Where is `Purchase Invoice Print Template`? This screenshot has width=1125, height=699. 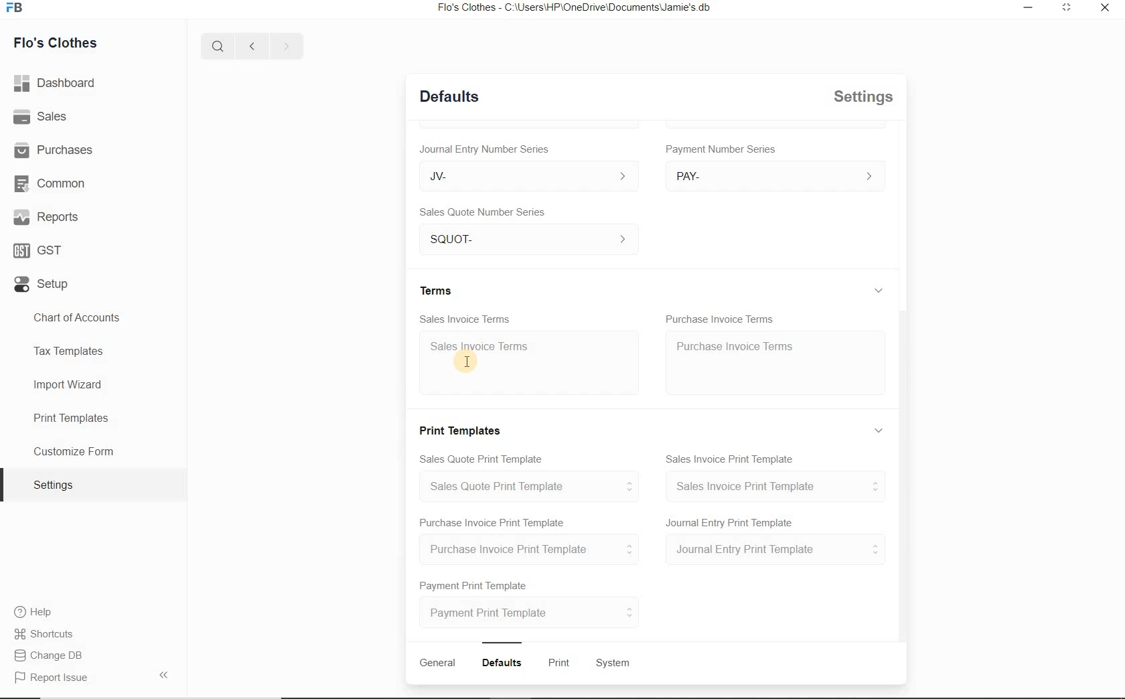 Purchase Invoice Print Template is located at coordinates (534, 550).